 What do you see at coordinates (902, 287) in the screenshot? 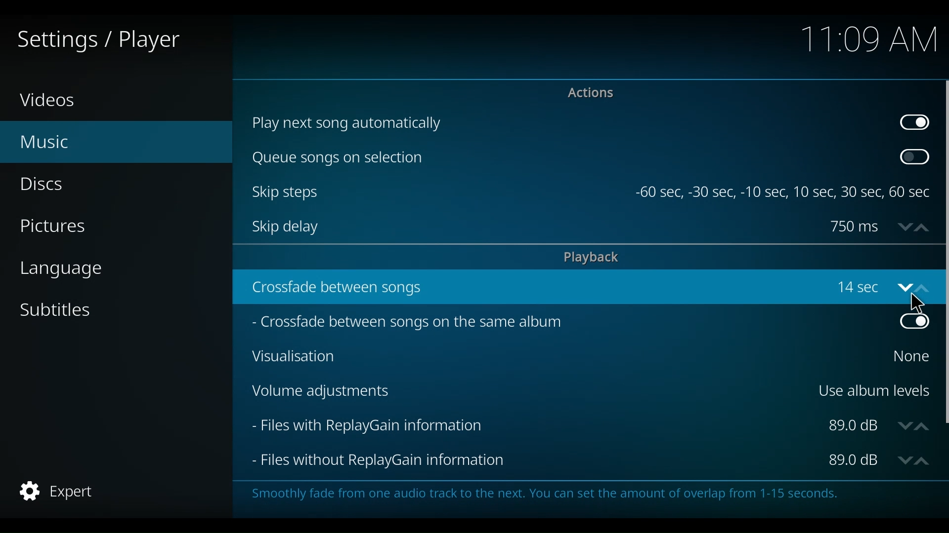
I see `down` at bounding box center [902, 287].